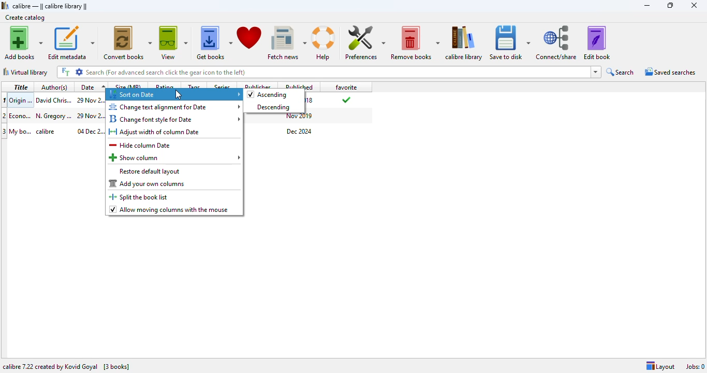 The height and width of the screenshot is (373, 707). What do you see at coordinates (24, 43) in the screenshot?
I see `add books` at bounding box center [24, 43].